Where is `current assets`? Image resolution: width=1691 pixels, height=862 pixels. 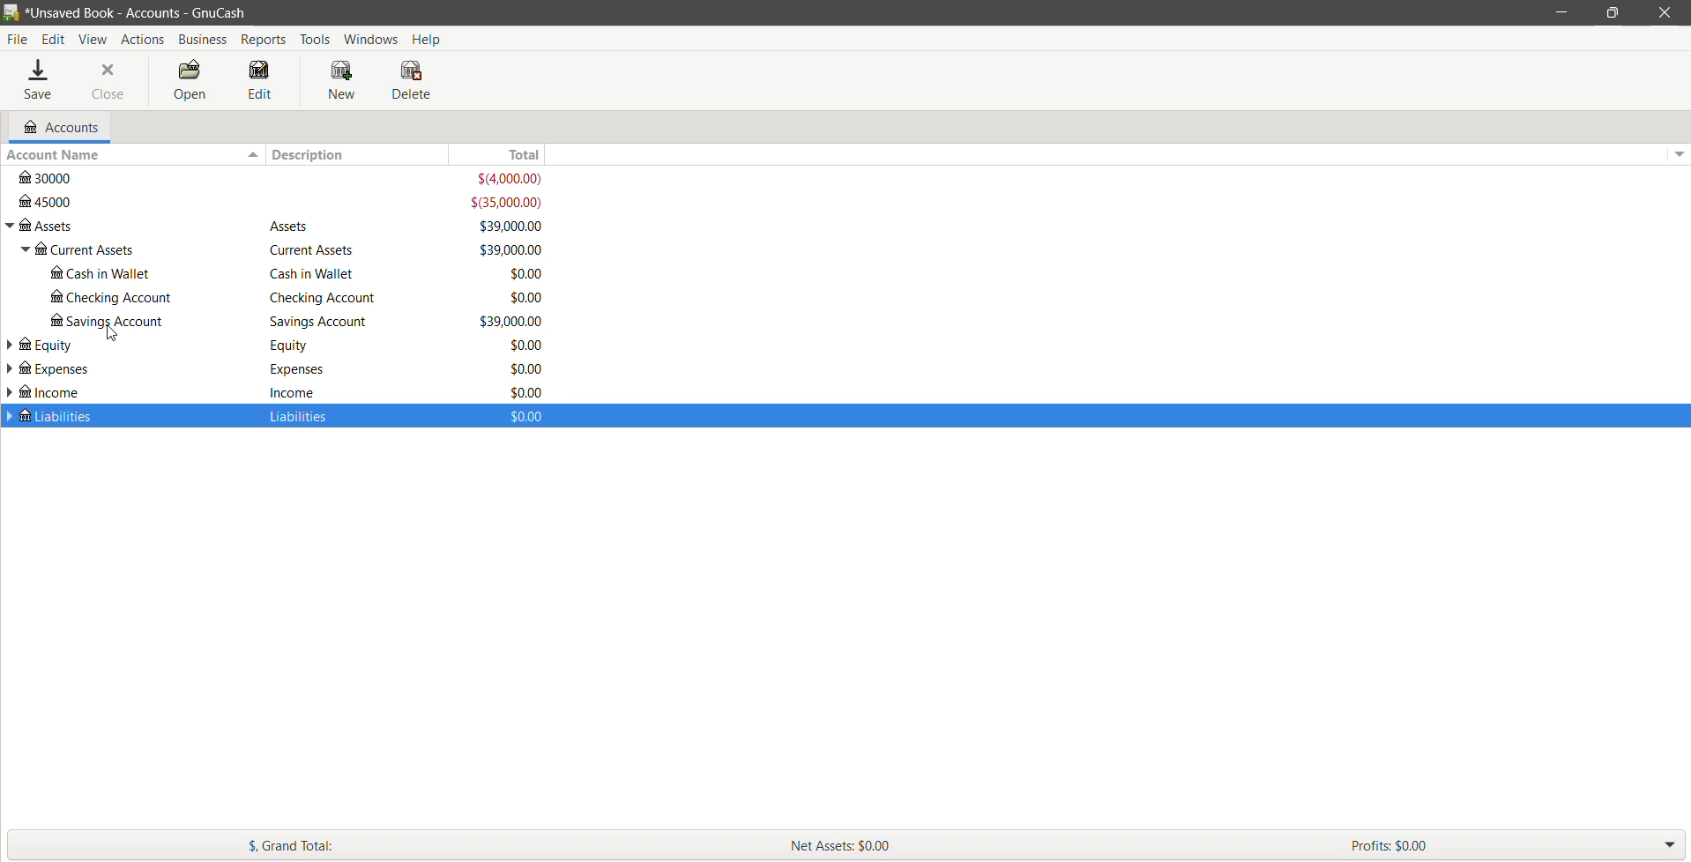
current assets is located at coordinates (86, 249).